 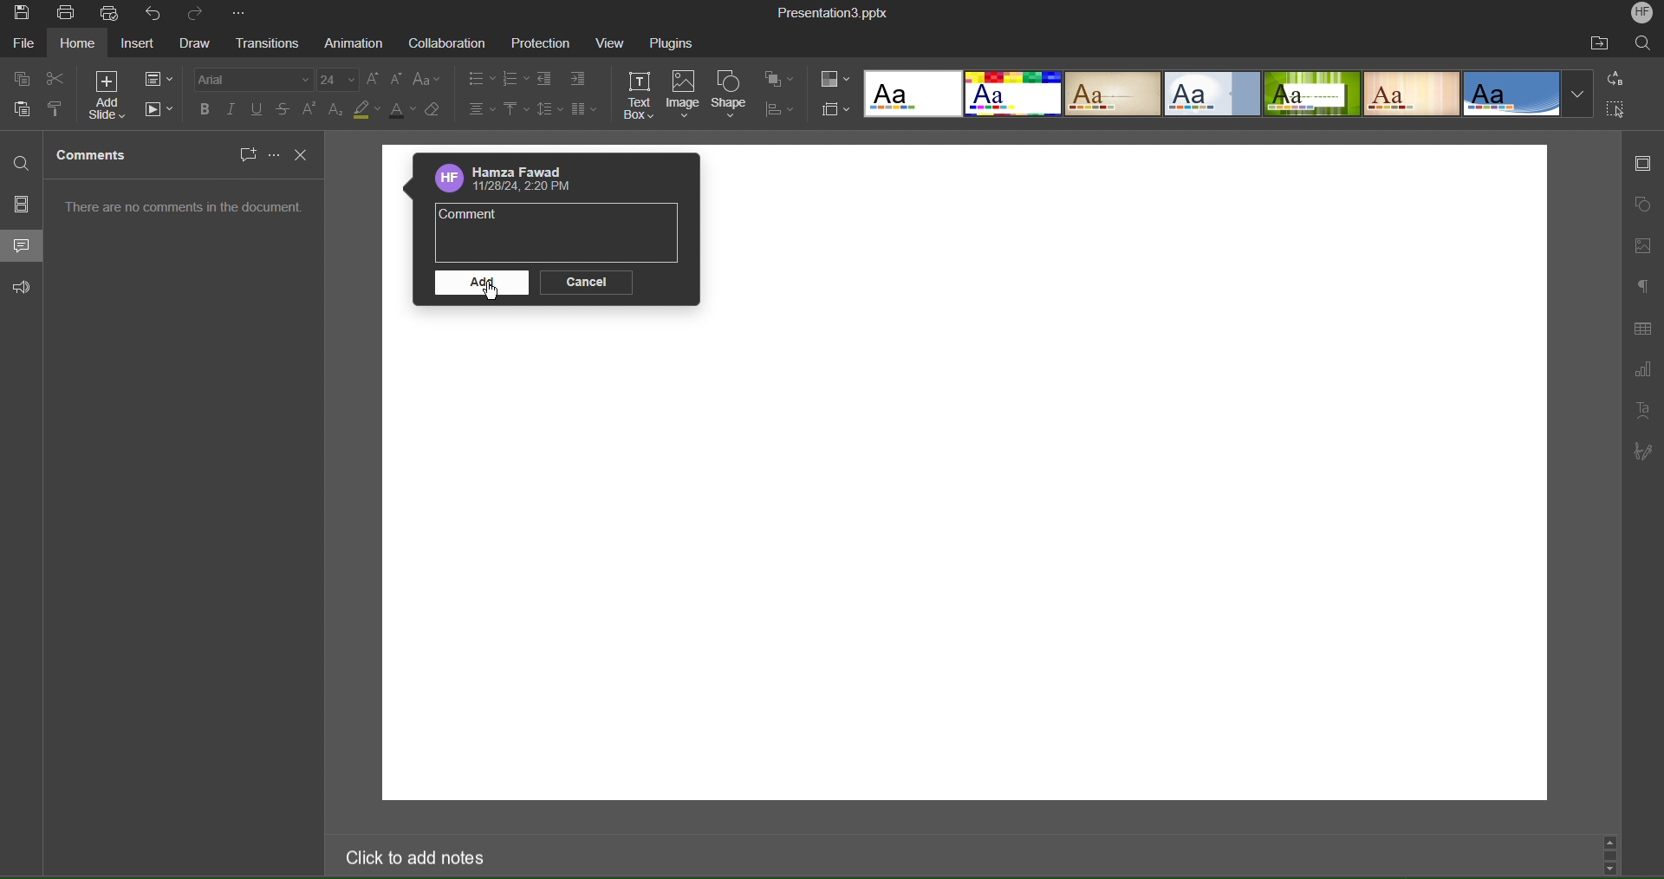 I want to click on Account, so click(x=1640, y=15).